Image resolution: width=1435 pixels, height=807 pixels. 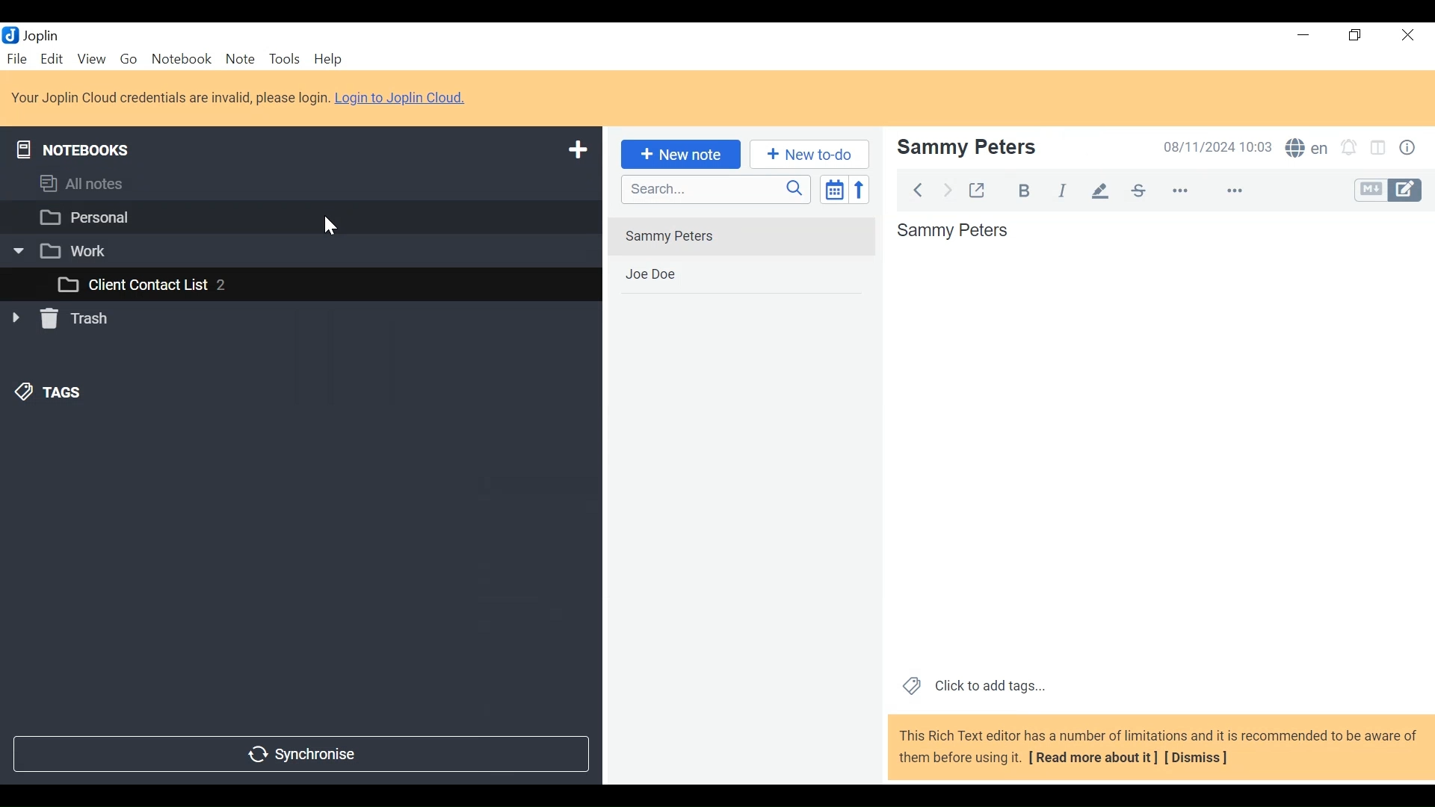 What do you see at coordinates (717, 191) in the screenshot?
I see `Search` at bounding box center [717, 191].